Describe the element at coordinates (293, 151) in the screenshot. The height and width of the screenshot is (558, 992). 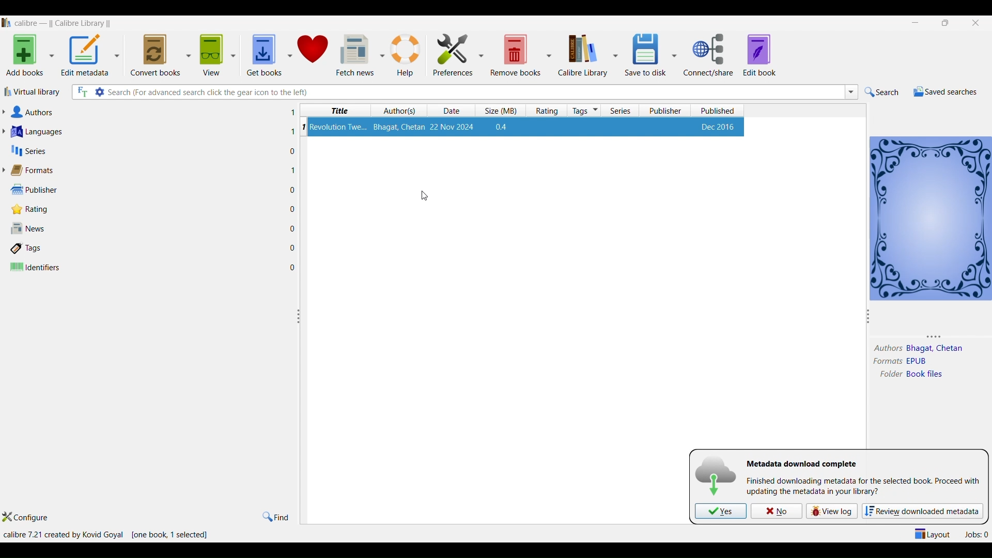
I see `0` at that location.